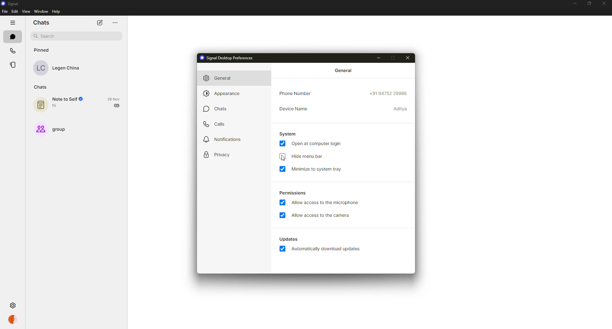 The image size is (612, 329). I want to click on appearance, so click(225, 93).